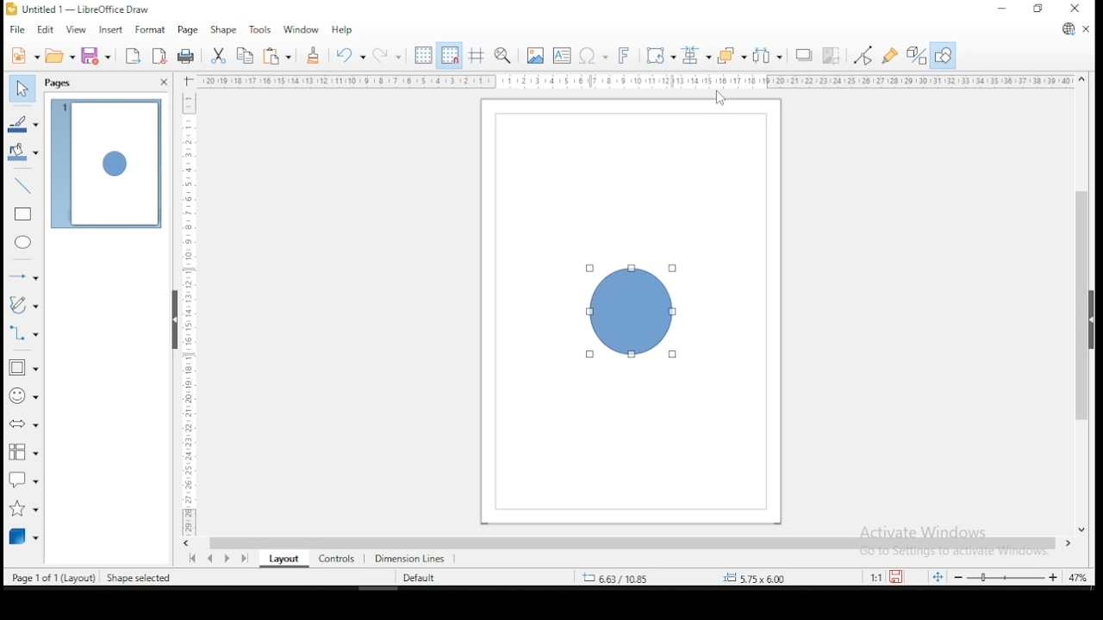 The height and width of the screenshot is (620, 1103). What do you see at coordinates (24, 276) in the screenshot?
I see `lines and arrows` at bounding box center [24, 276].